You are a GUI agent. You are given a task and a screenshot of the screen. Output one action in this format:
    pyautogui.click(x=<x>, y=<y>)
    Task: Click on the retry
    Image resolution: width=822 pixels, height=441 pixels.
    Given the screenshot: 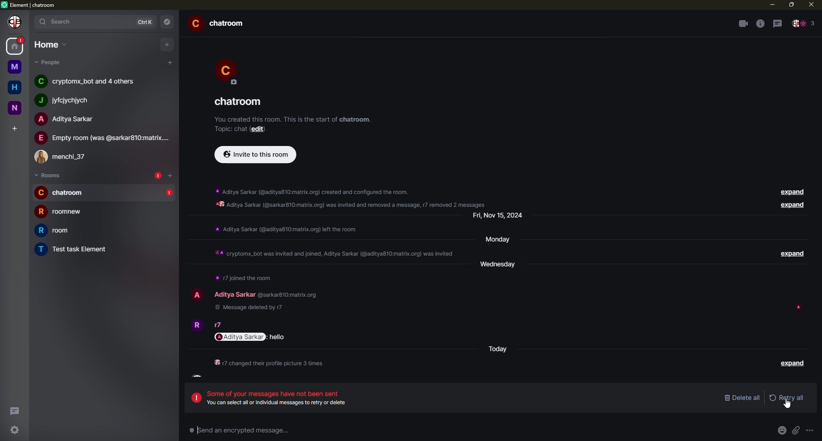 What is the action you would take?
    pyautogui.click(x=787, y=397)
    